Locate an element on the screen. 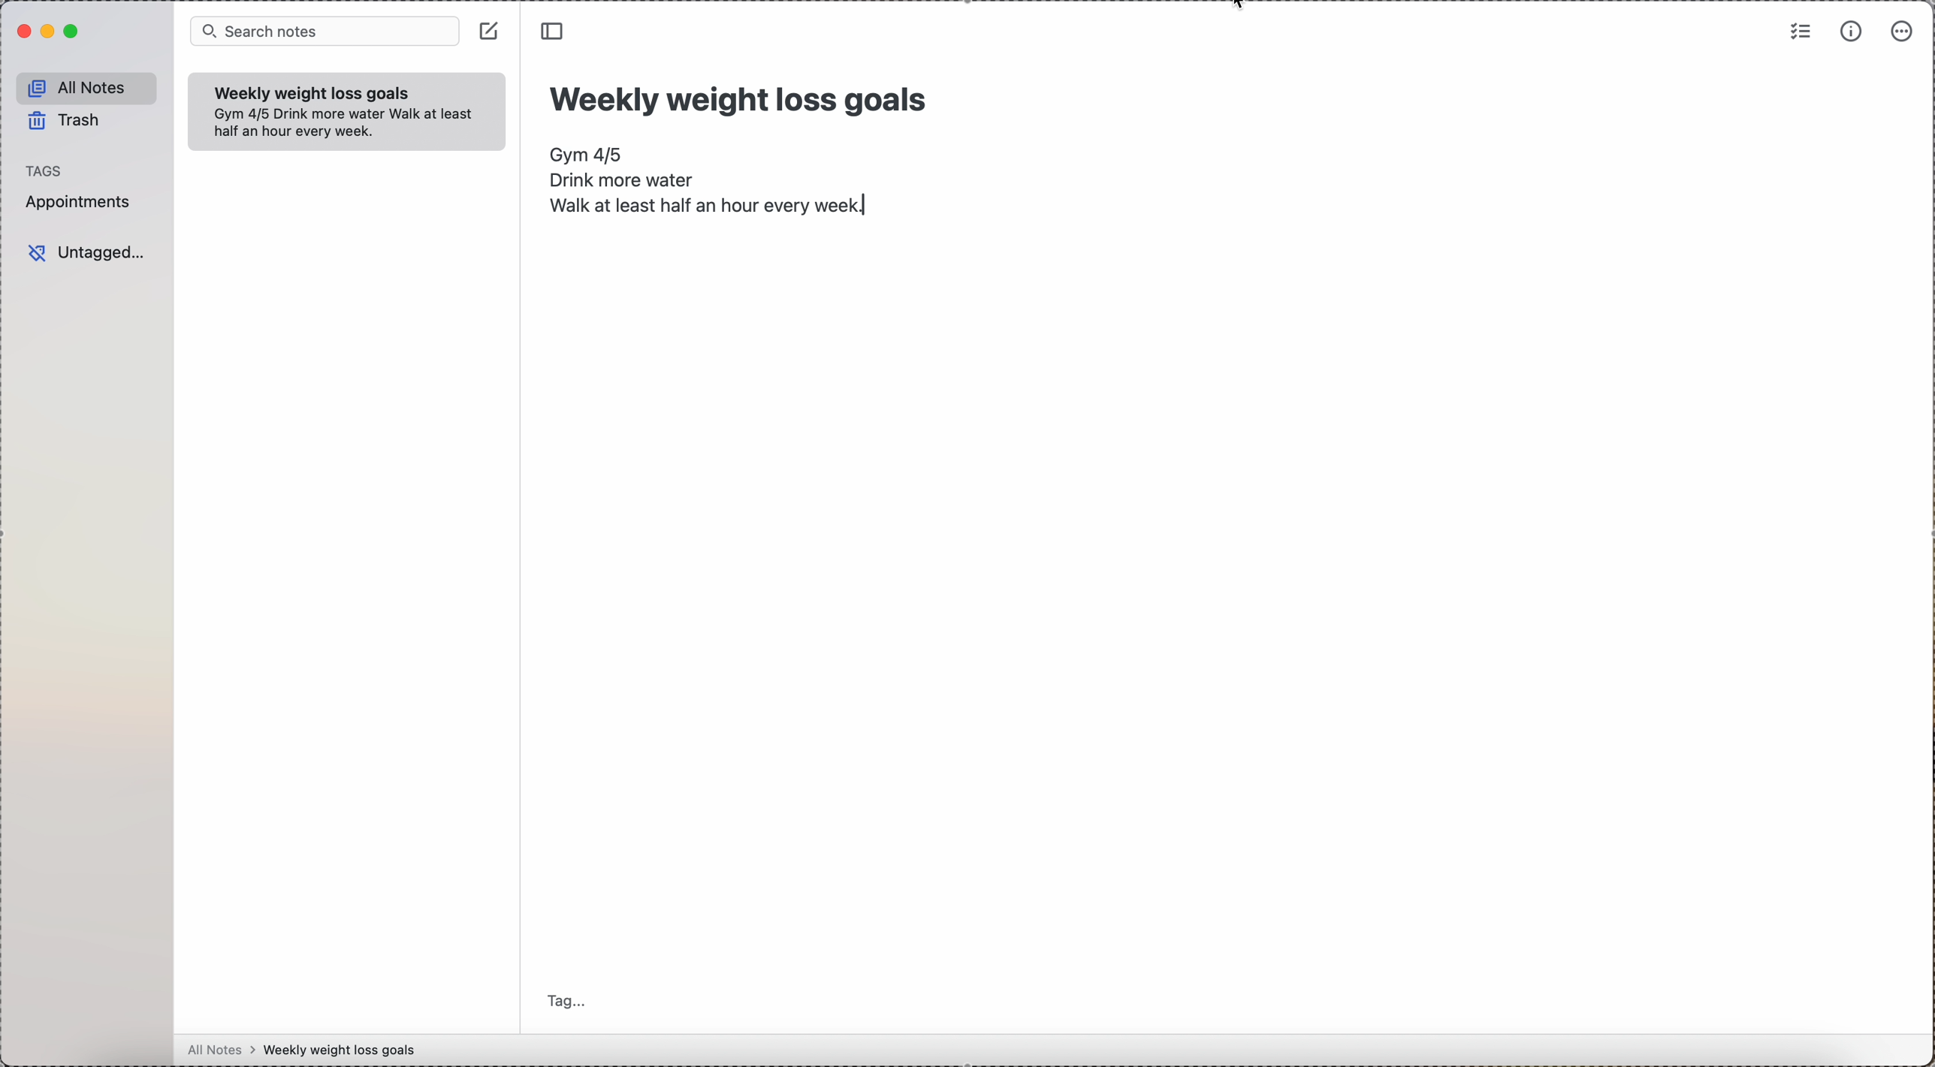 The width and height of the screenshot is (1935, 1067). more options is located at coordinates (1905, 31).